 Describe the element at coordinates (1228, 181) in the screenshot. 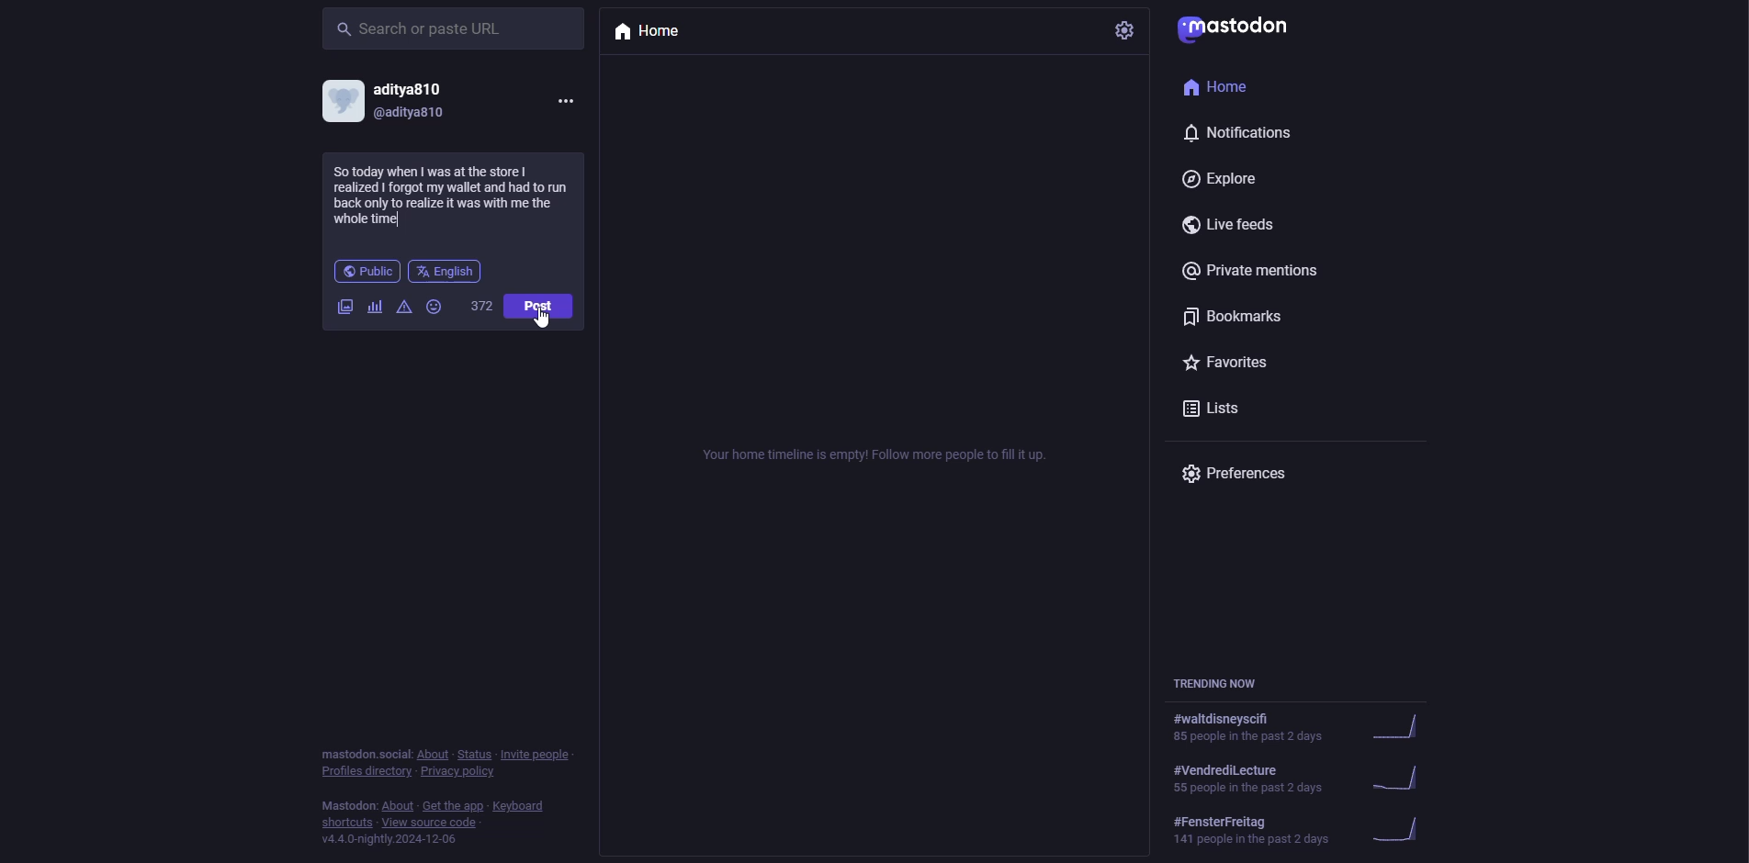

I see `explore` at that location.